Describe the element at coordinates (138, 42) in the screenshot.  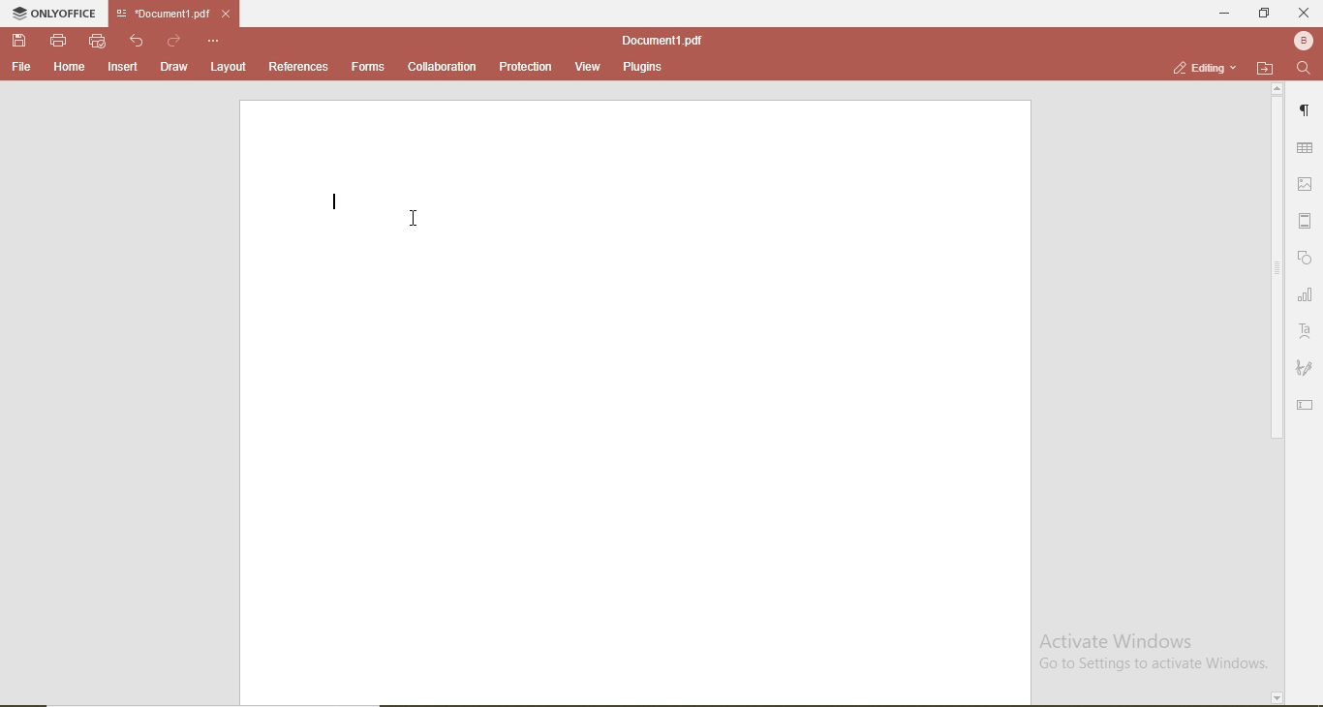
I see `undo` at that location.